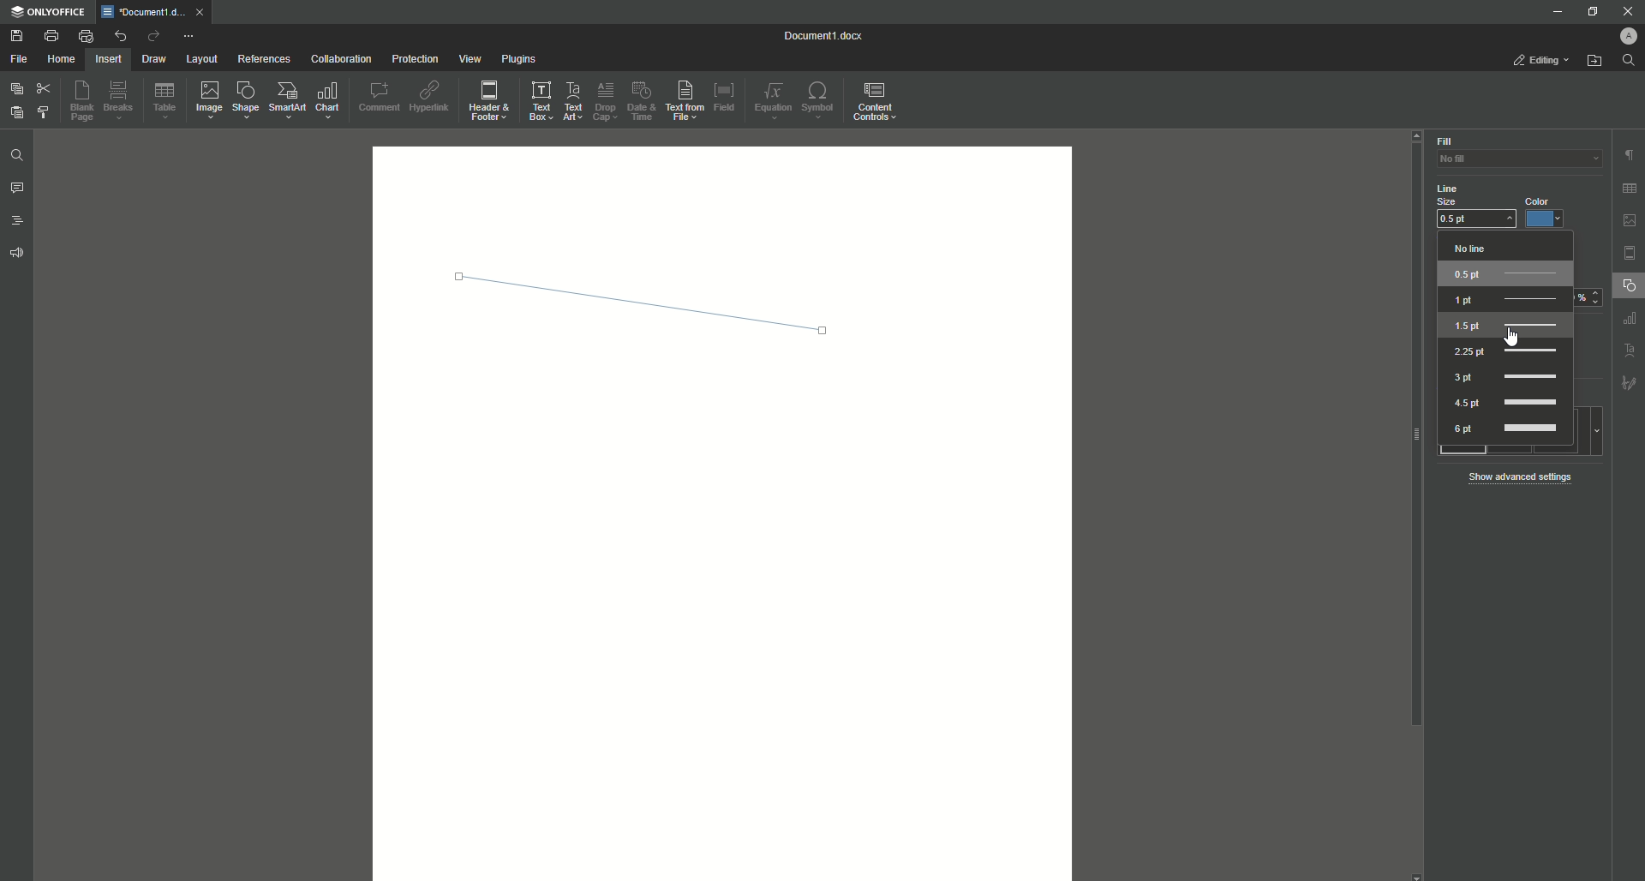 This screenshot has width=1645, height=881. I want to click on No Fill, so click(1508, 165).